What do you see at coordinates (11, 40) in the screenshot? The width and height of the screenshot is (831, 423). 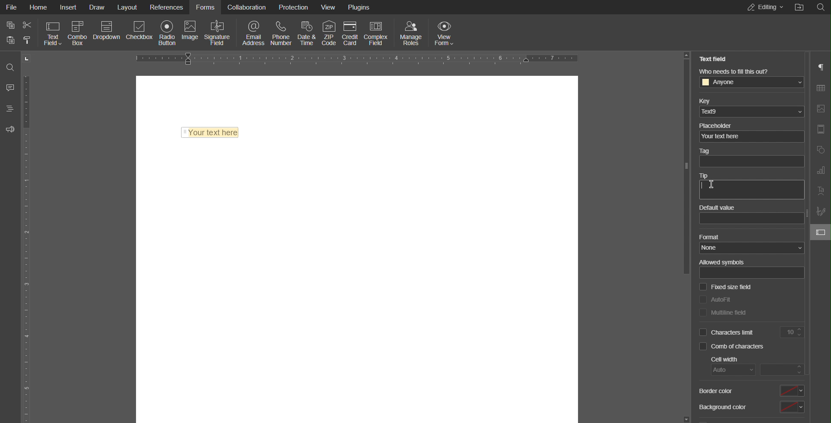 I see `paste` at bounding box center [11, 40].